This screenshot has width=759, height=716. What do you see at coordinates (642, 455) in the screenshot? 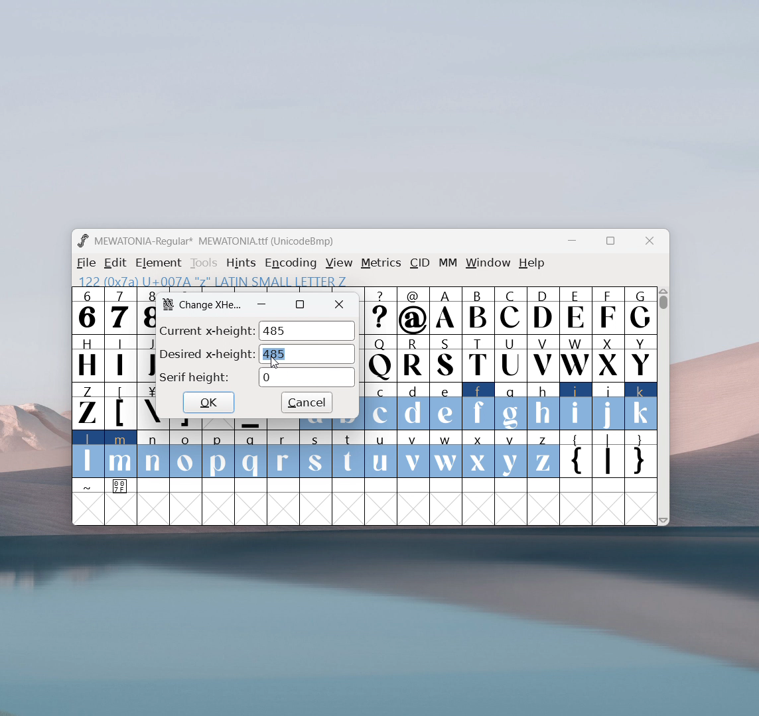
I see `}` at bounding box center [642, 455].